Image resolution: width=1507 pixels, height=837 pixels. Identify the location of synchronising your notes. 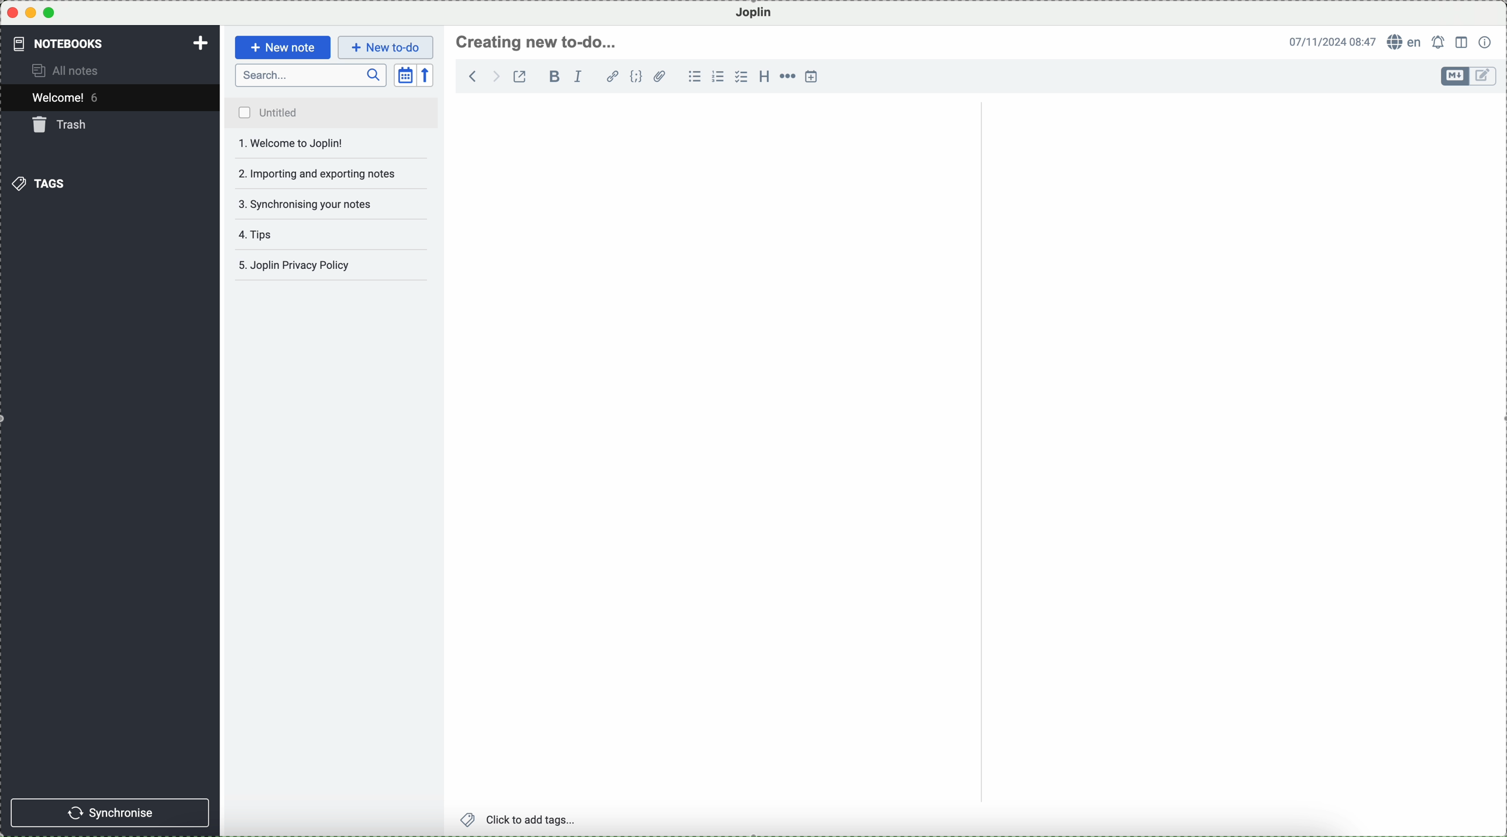
(332, 206).